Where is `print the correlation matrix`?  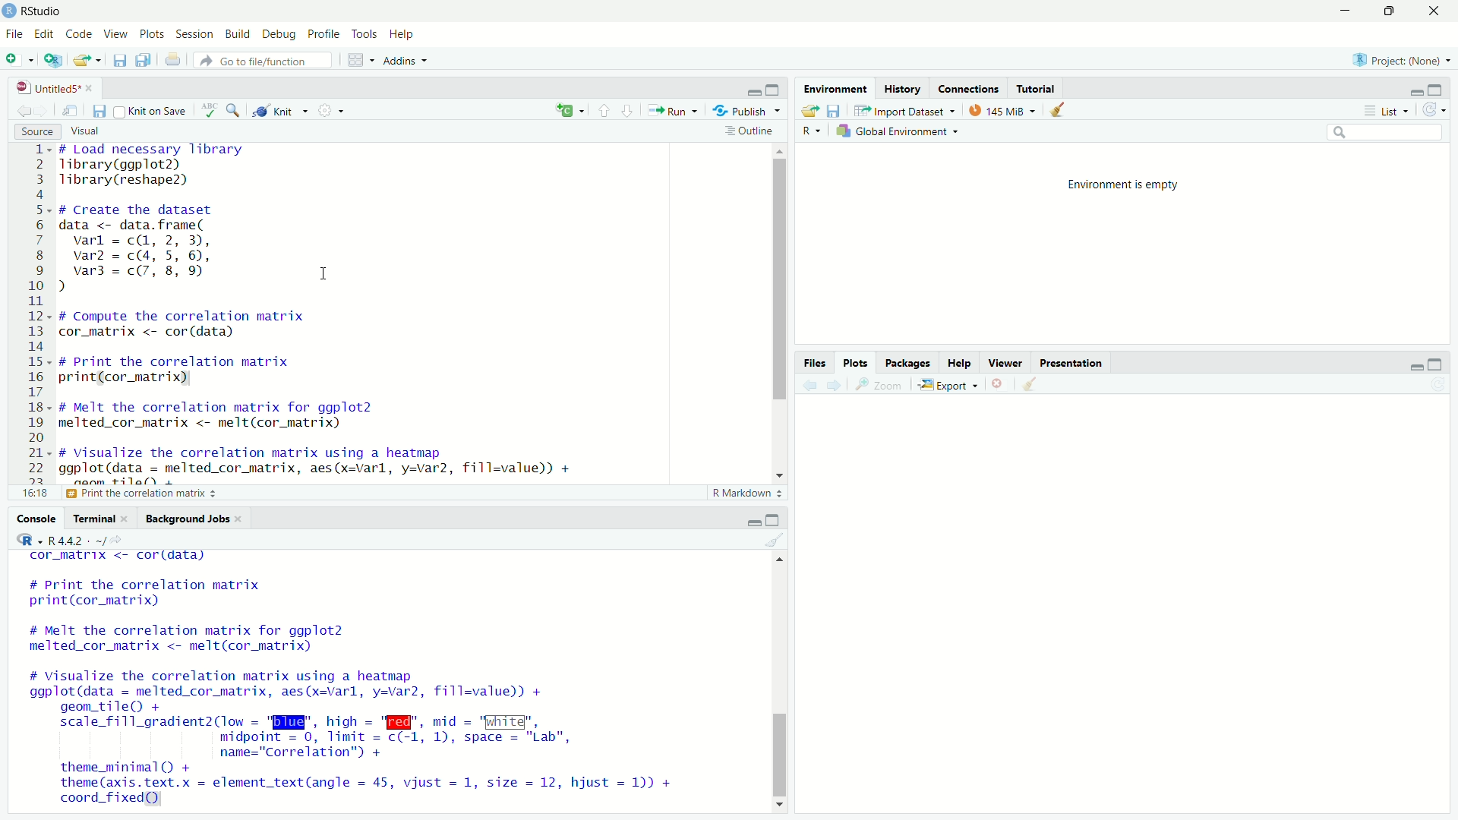 print the correlation matrix is located at coordinates (139, 495).